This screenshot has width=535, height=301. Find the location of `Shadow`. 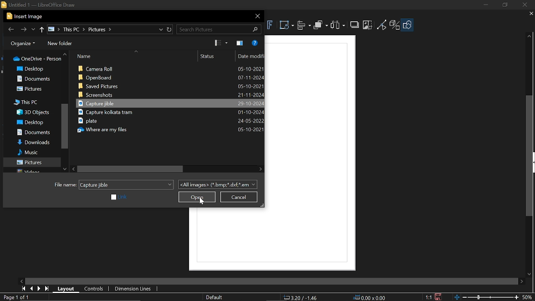

Shadow is located at coordinates (355, 25).